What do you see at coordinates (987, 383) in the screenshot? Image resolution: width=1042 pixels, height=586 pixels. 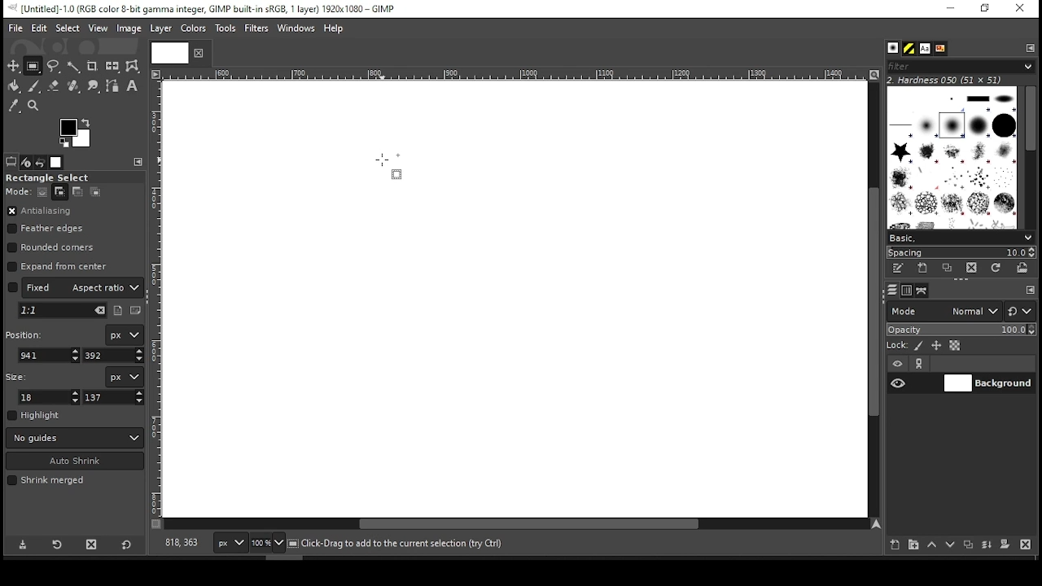 I see `layer ` at bounding box center [987, 383].